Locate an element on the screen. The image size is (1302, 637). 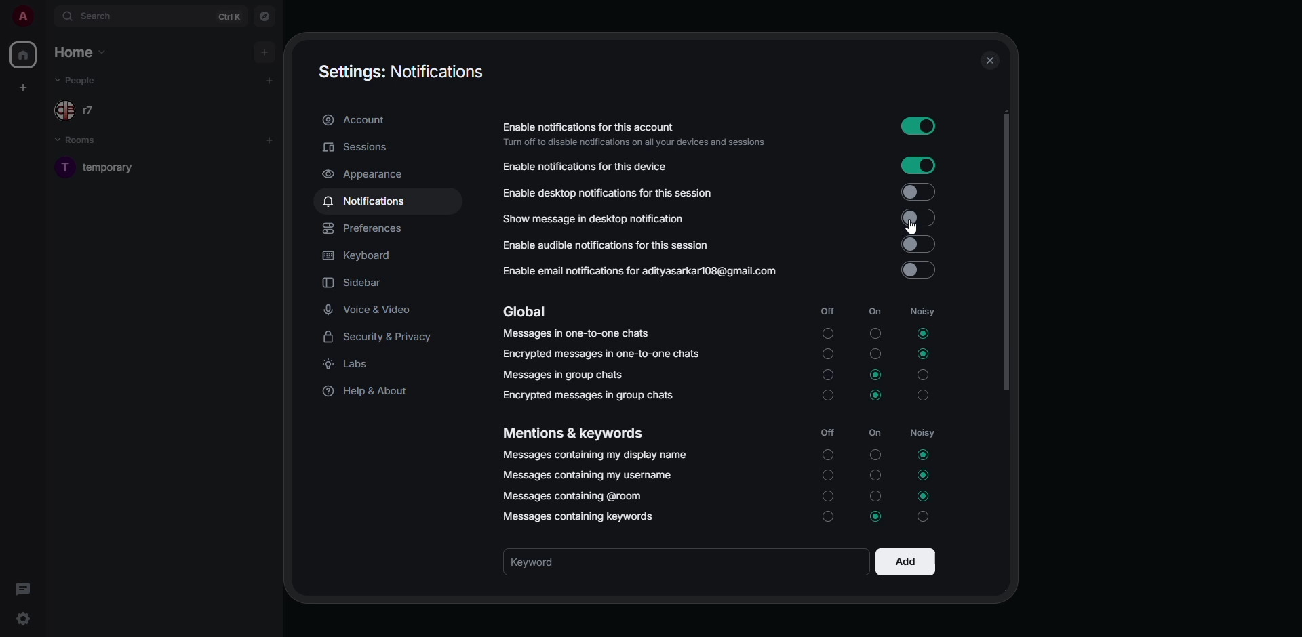
selected is located at coordinates (924, 476).